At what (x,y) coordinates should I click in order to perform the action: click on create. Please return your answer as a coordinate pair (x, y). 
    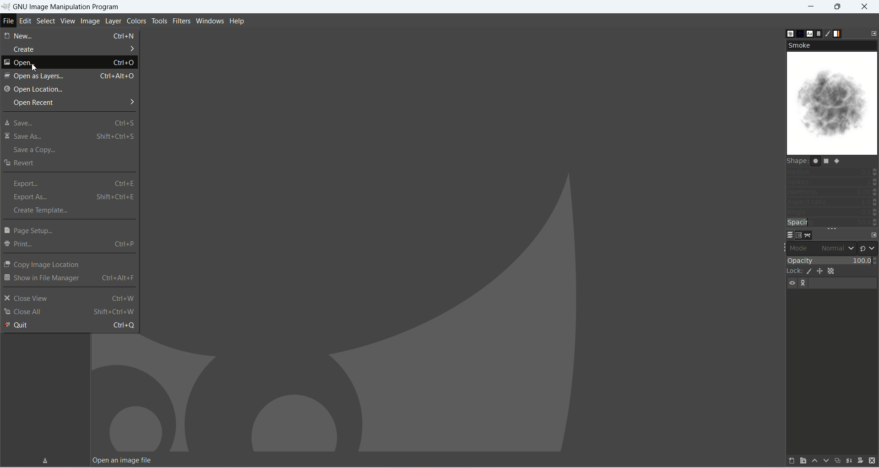
    Looking at the image, I should click on (73, 49).